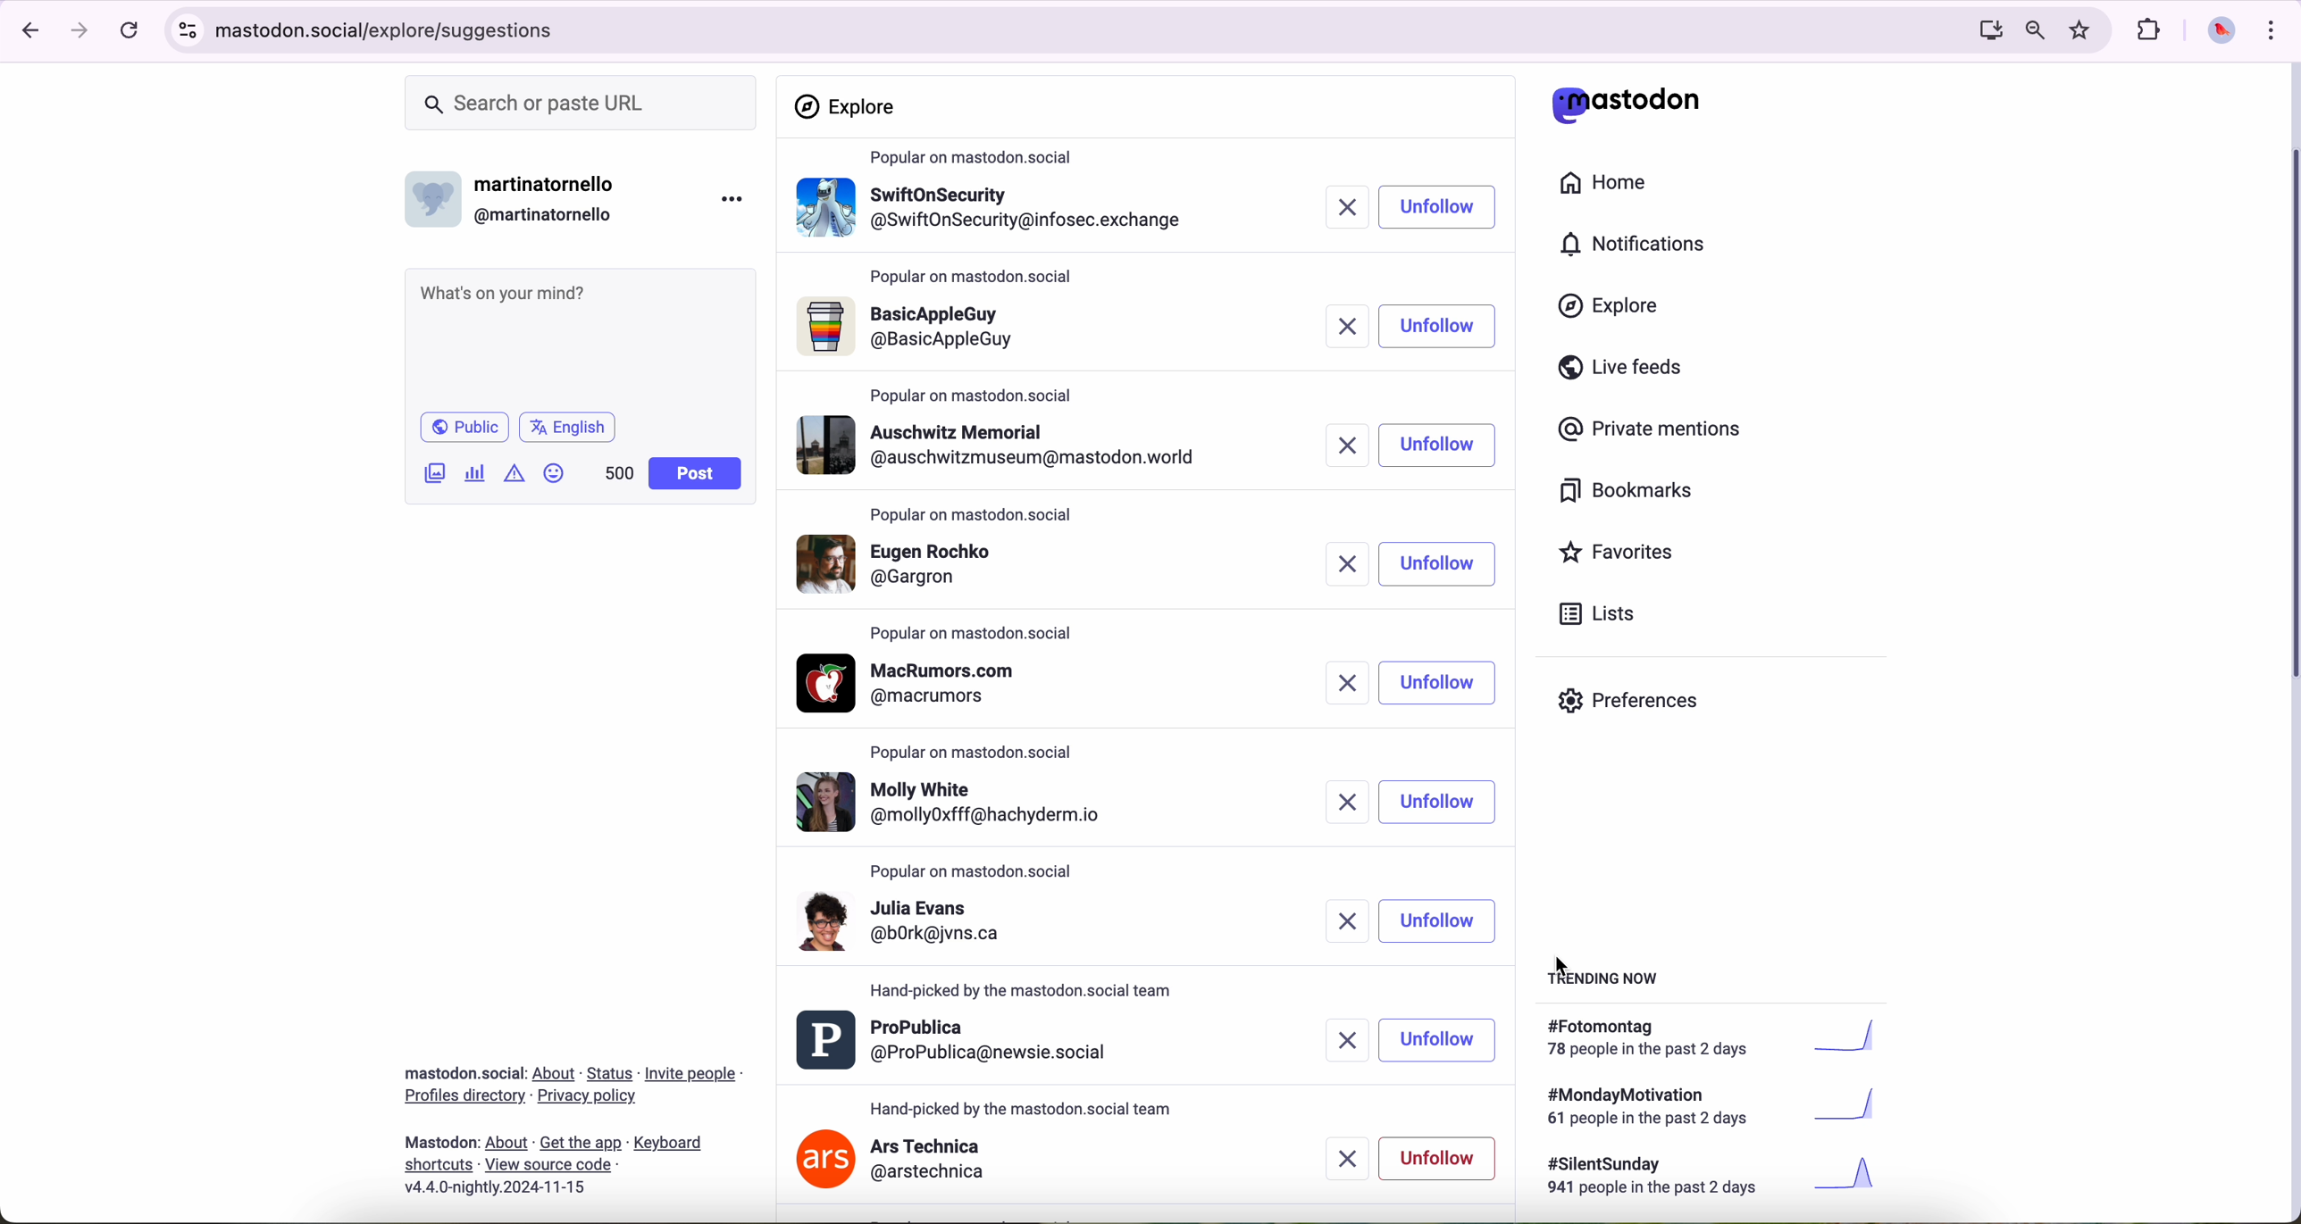 Image resolution: width=2301 pixels, height=1224 pixels. What do you see at coordinates (1983, 29) in the screenshot?
I see `computer` at bounding box center [1983, 29].